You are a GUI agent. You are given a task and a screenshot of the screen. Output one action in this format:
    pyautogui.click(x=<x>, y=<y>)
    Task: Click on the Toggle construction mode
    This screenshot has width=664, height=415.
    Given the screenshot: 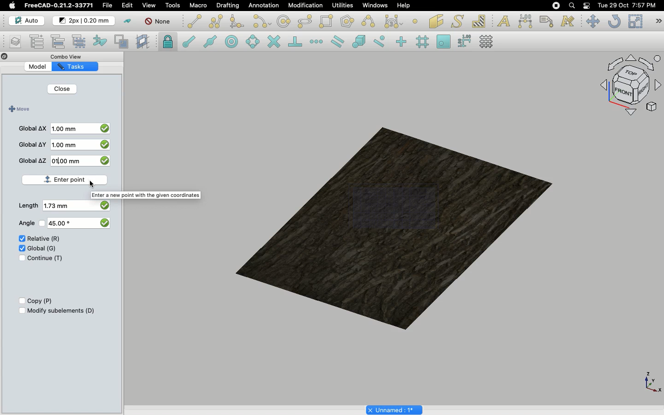 What is the action you would take?
    pyautogui.click(x=128, y=21)
    